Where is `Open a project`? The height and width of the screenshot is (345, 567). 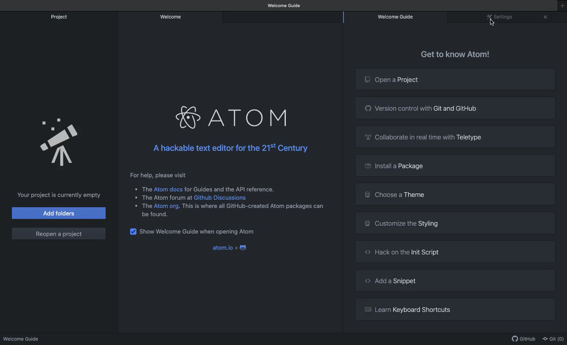
Open a project is located at coordinates (456, 78).